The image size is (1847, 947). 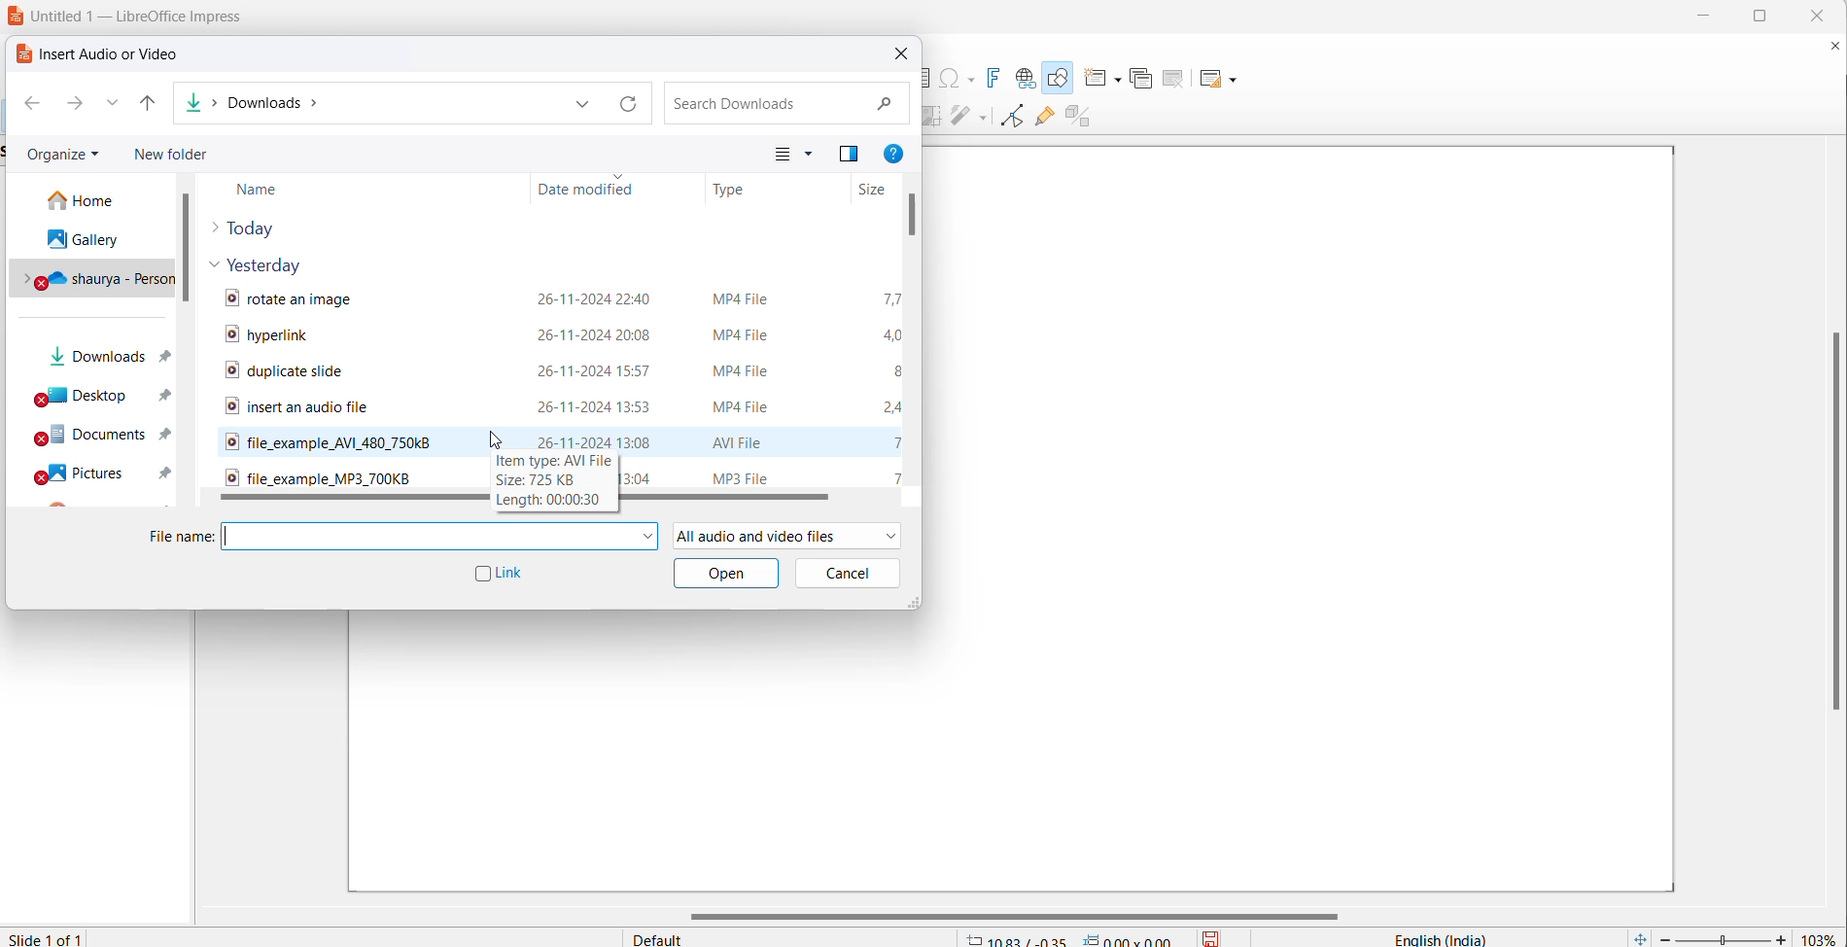 What do you see at coordinates (49, 936) in the screenshot?
I see `current slide number` at bounding box center [49, 936].